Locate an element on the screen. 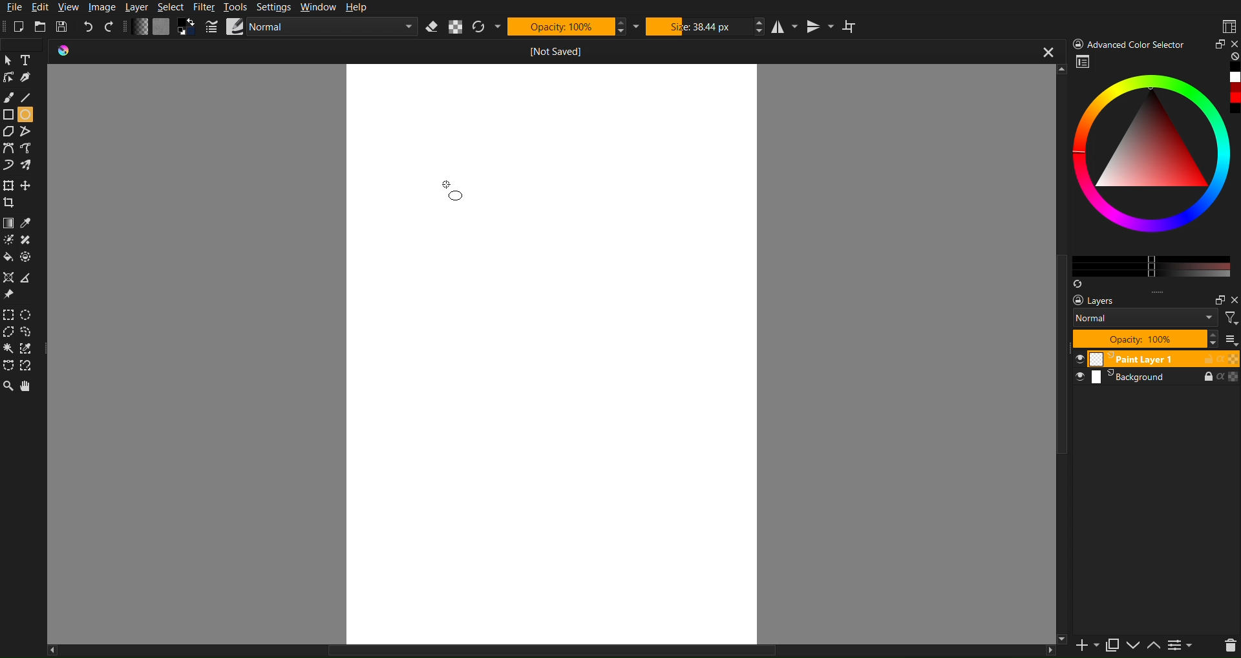 The image size is (1241, 658). vertical scroll bar is located at coordinates (1054, 319).